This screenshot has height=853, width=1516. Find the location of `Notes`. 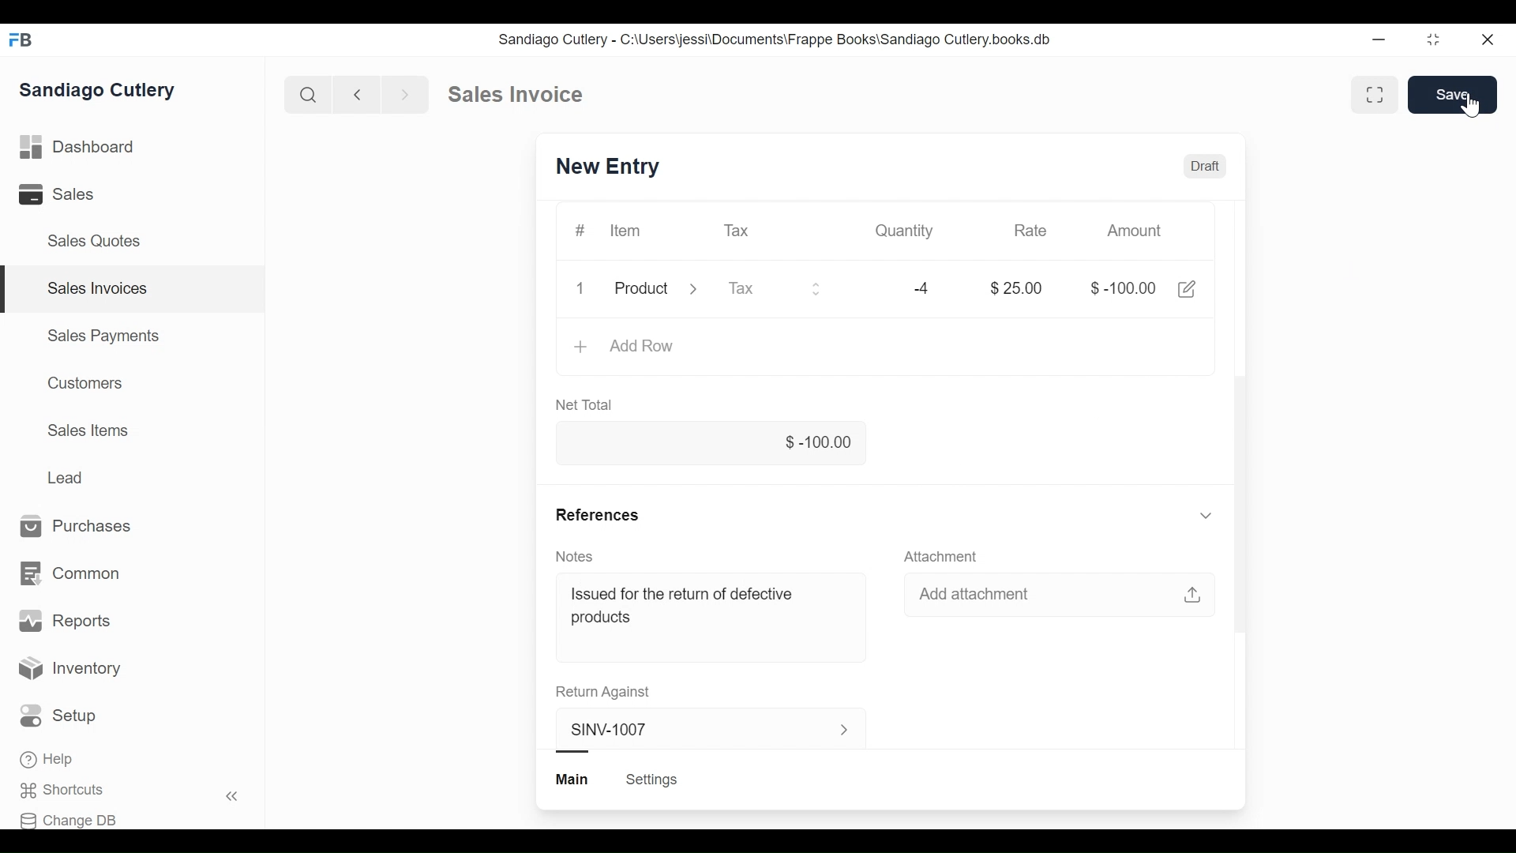

Notes is located at coordinates (576, 556).